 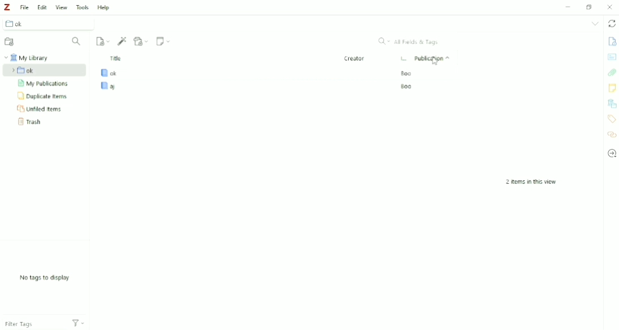 I want to click on Add Item (s) by Identifier, so click(x=122, y=41).